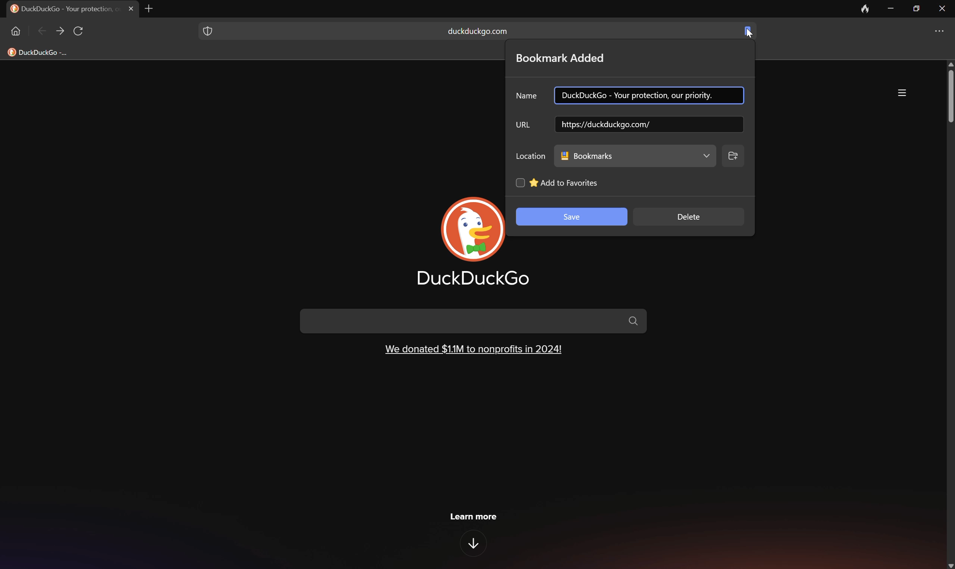  I want to click on Leave no trace, so click(866, 8).